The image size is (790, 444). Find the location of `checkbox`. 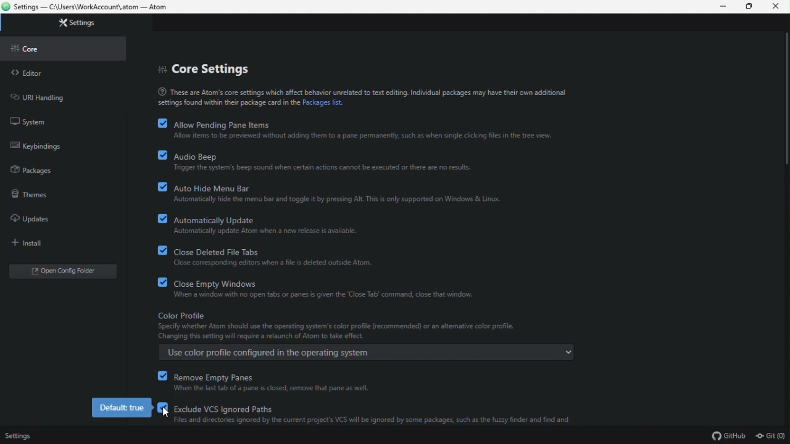

checkbox is located at coordinates (156, 187).